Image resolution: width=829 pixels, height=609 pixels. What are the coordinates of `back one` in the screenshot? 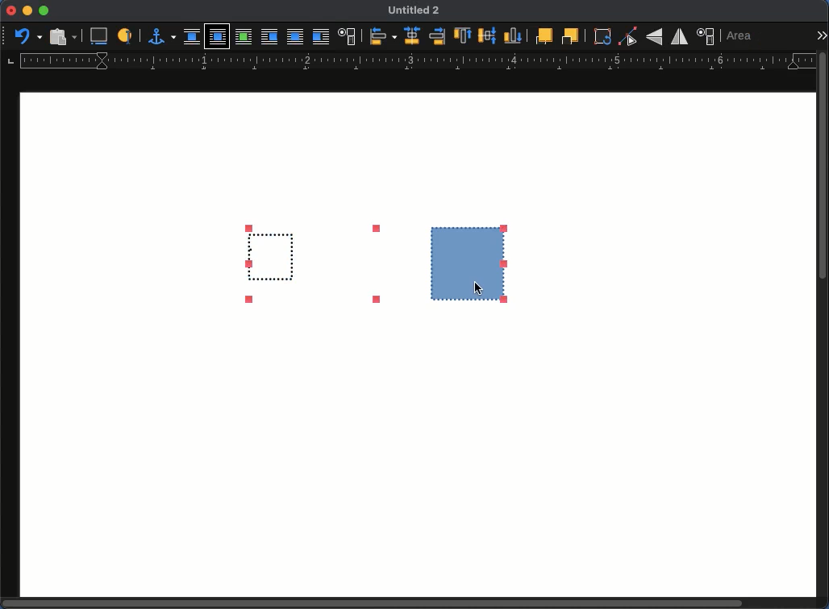 It's located at (570, 37).